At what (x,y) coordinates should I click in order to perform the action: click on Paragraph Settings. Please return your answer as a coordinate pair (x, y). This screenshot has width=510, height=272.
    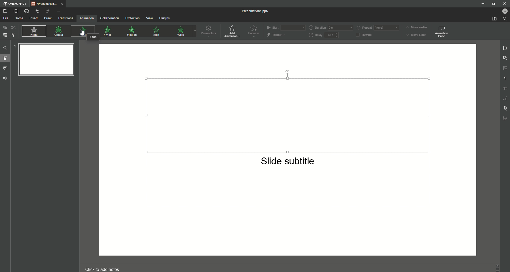
    Looking at the image, I should click on (505, 79).